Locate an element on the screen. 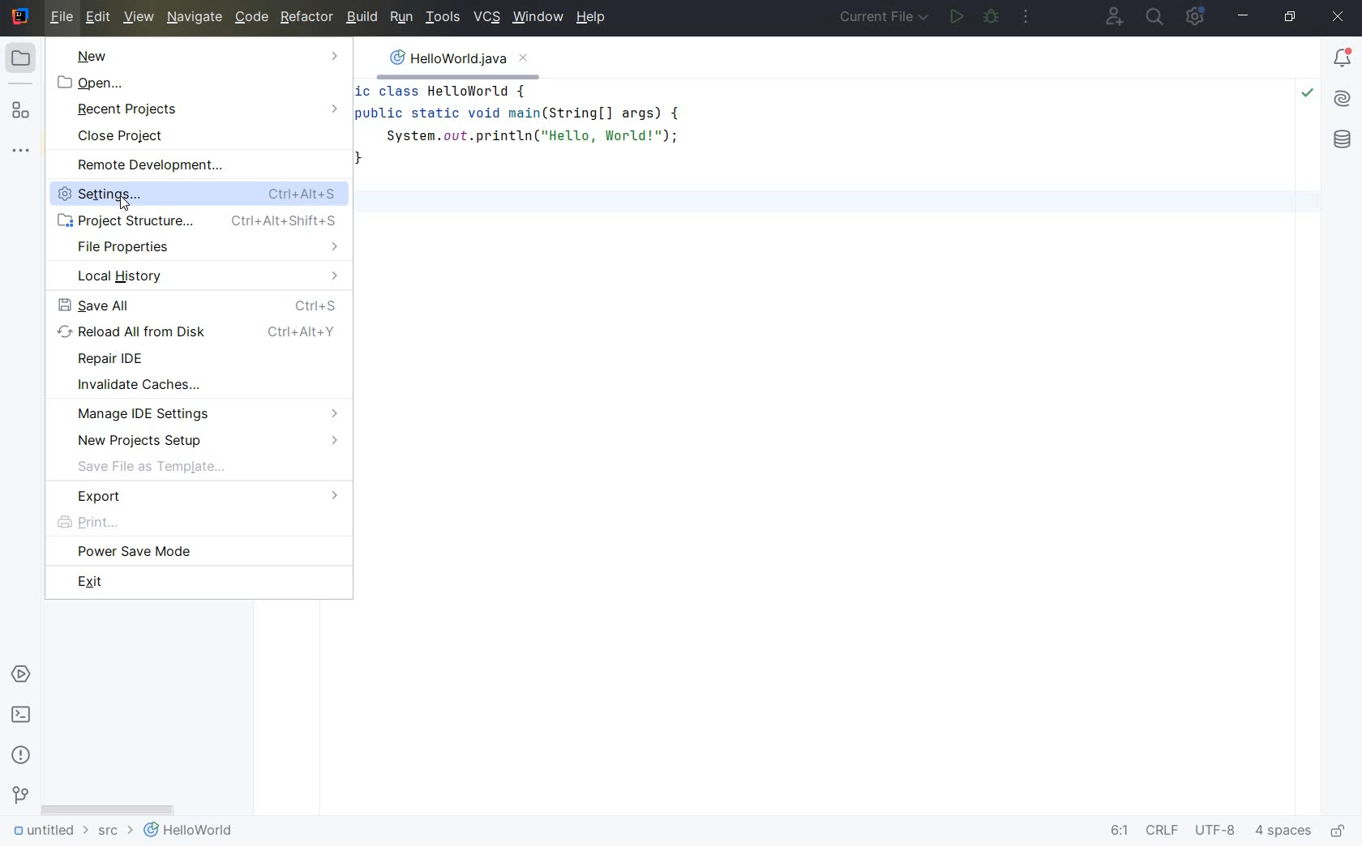  LOCAL HISTORY is located at coordinates (204, 277).